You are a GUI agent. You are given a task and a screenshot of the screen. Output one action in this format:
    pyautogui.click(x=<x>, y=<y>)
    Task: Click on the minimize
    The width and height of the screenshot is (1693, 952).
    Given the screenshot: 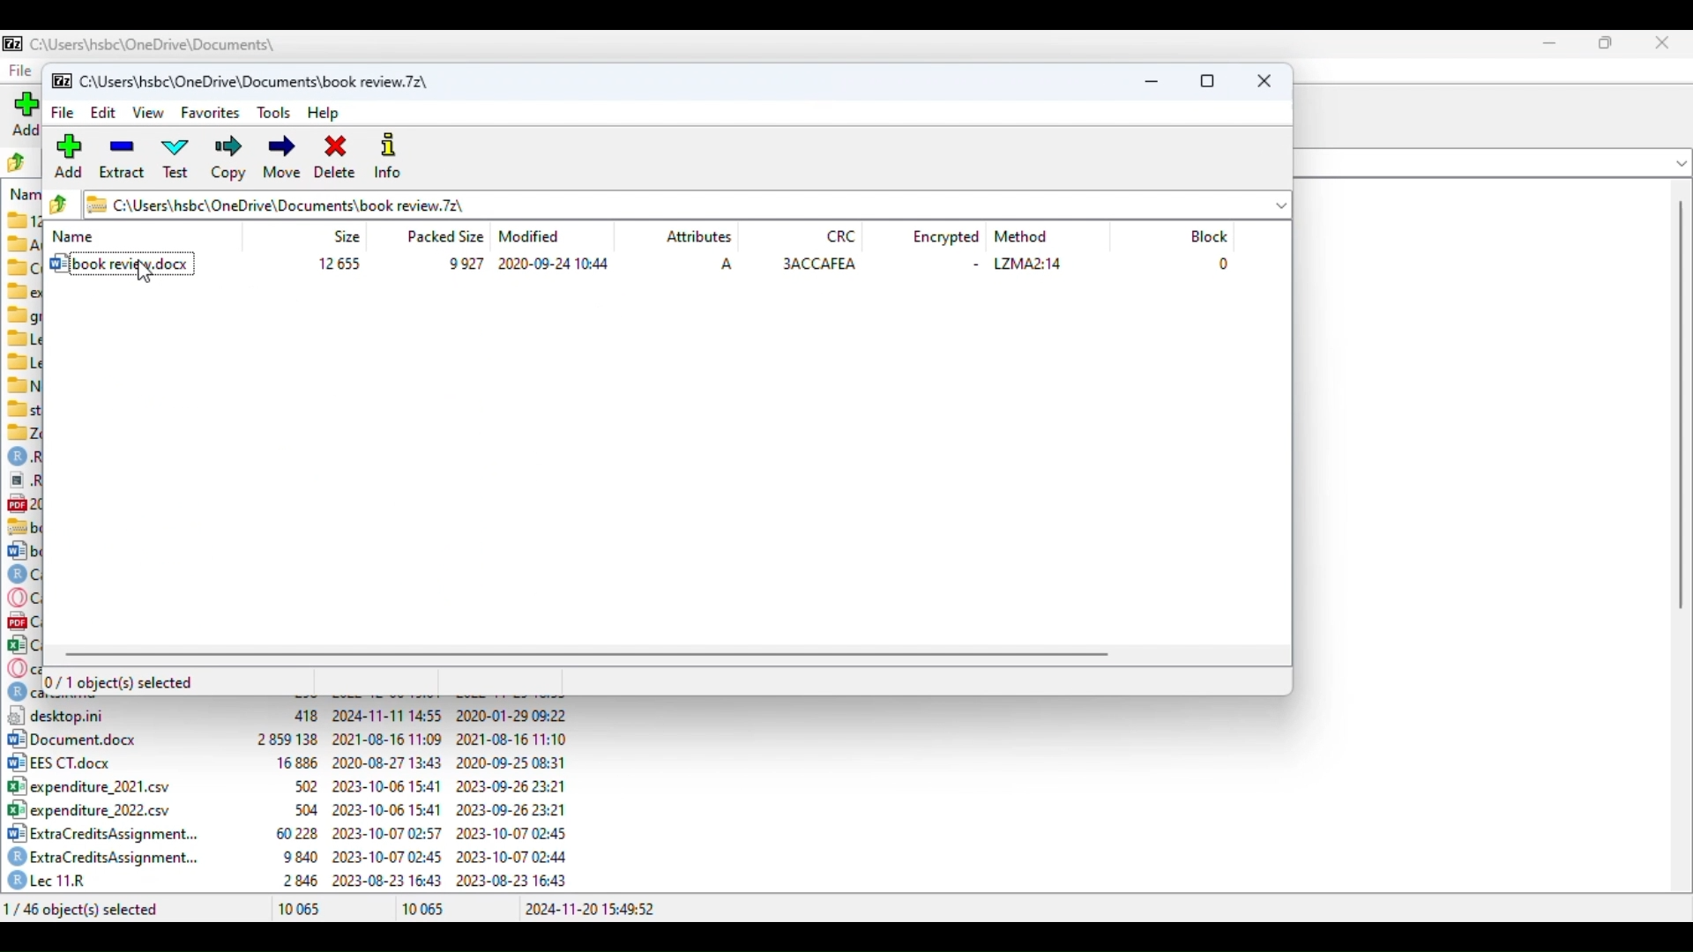 What is the action you would take?
    pyautogui.click(x=1150, y=82)
    